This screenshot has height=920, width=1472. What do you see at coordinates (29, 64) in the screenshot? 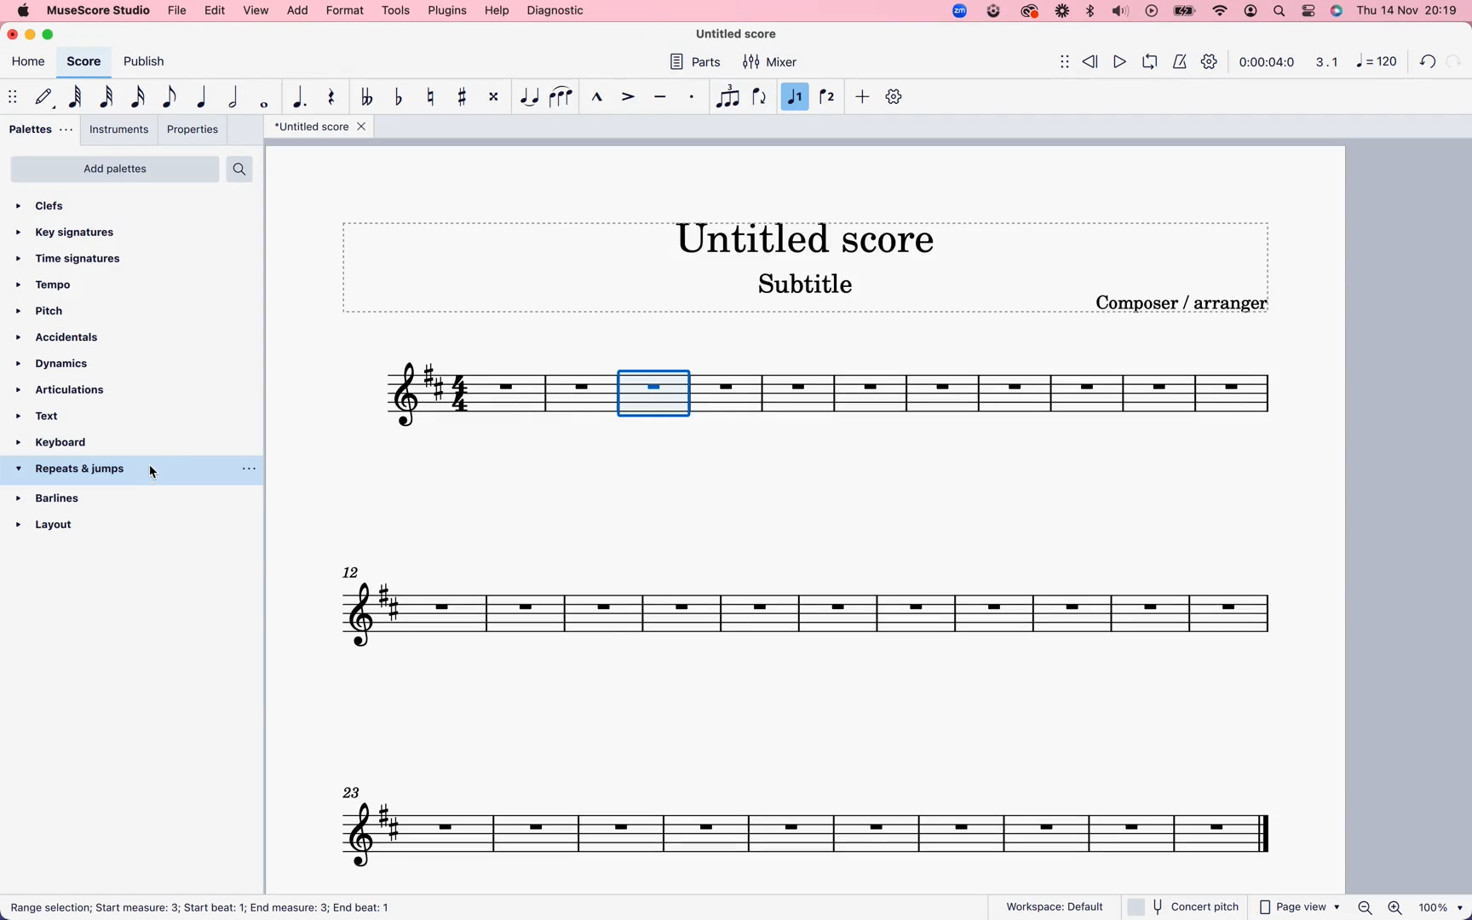
I see `home` at bounding box center [29, 64].